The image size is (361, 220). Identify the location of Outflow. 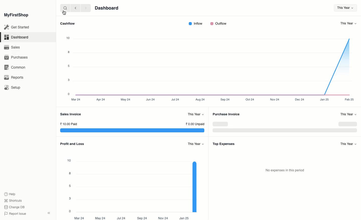
(219, 23).